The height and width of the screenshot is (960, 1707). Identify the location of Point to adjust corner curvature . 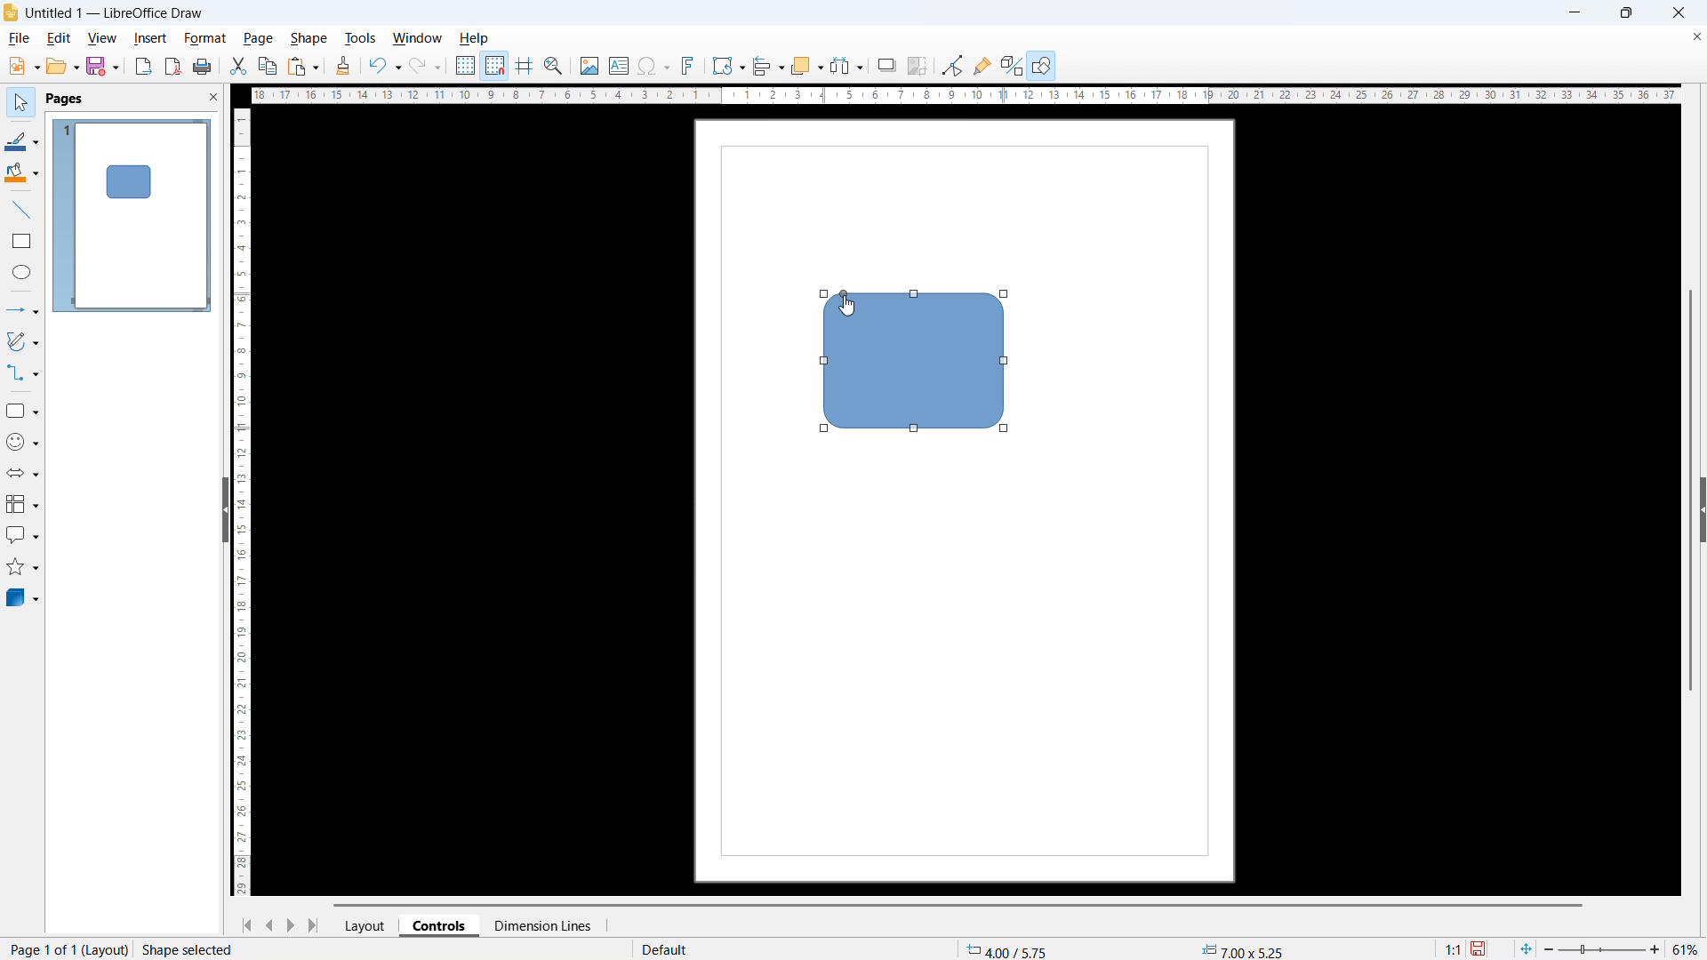
(840, 284).